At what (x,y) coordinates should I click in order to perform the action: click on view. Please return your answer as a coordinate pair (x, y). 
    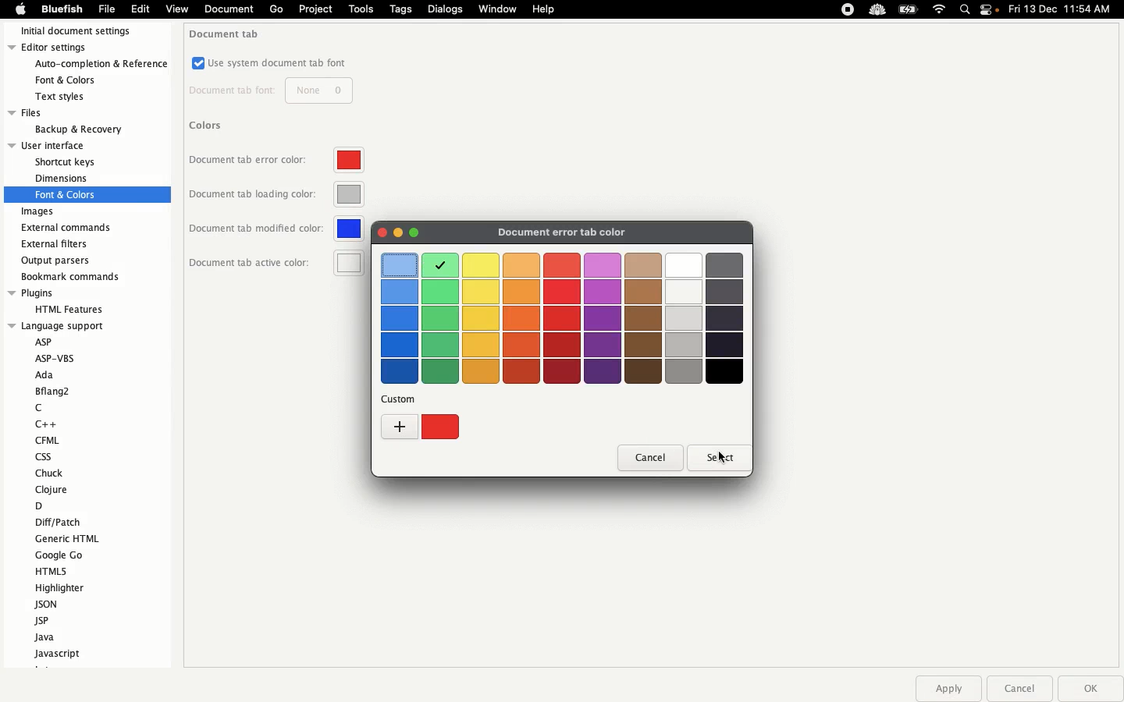
    Looking at the image, I should click on (176, 12).